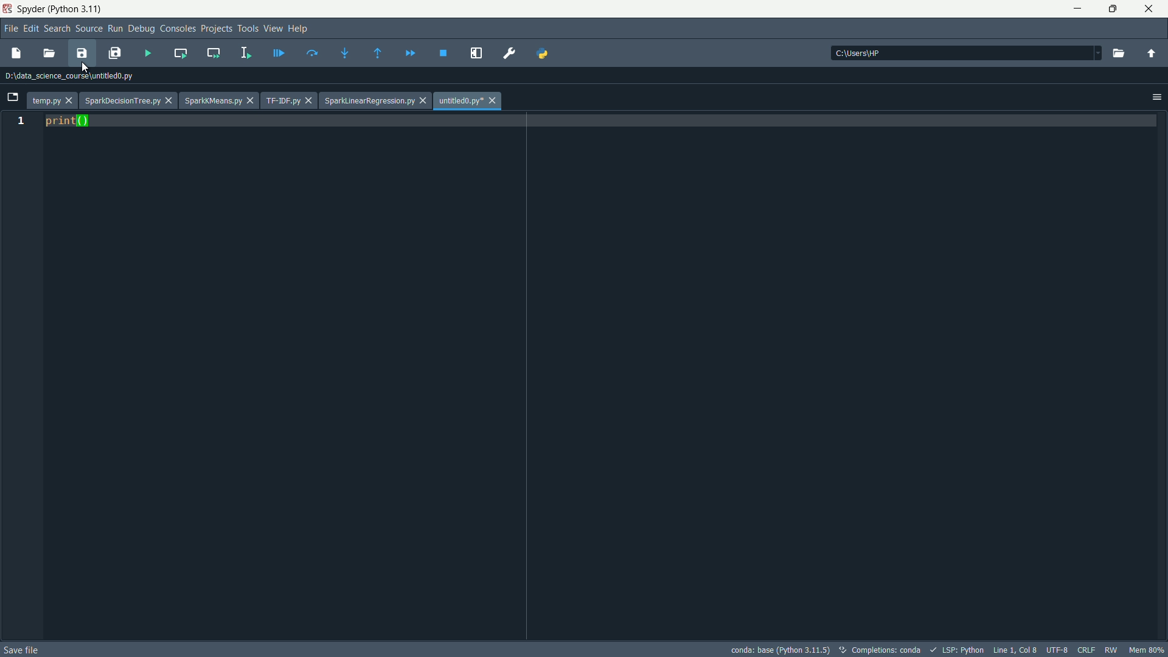  I want to click on File, so click(13, 30).